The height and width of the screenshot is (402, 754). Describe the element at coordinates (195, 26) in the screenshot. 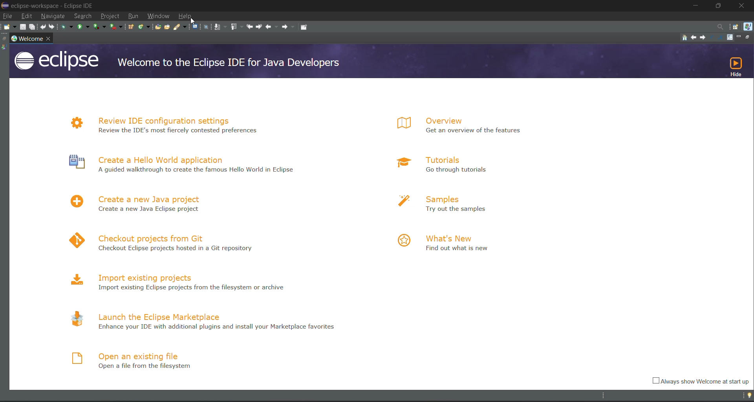

I see `open a terminal` at that location.